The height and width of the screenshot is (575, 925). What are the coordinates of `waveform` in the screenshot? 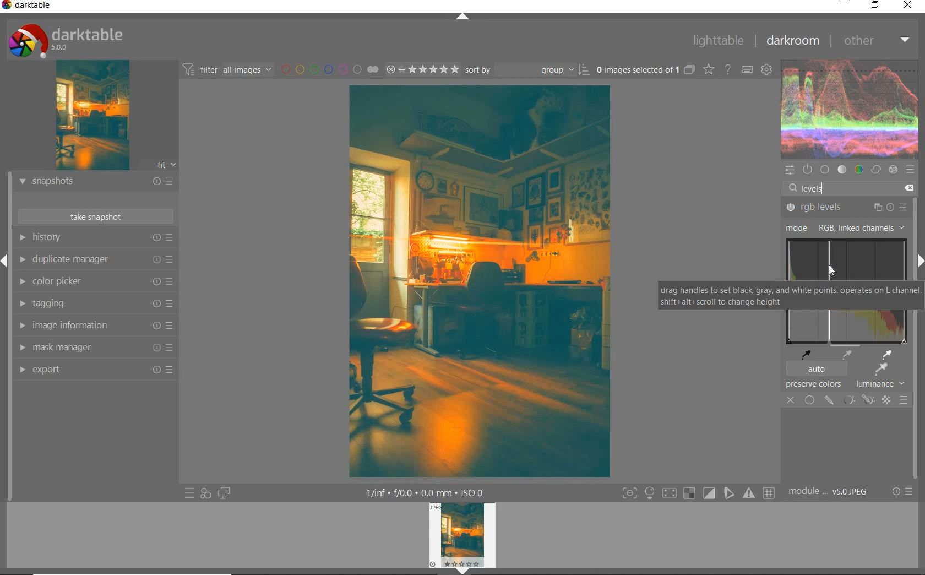 It's located at (850, 109).